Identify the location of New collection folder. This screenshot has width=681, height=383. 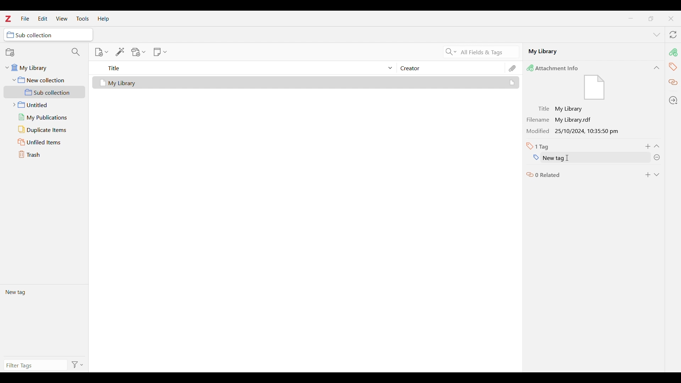
(45, 80).